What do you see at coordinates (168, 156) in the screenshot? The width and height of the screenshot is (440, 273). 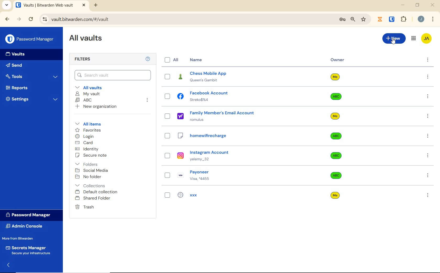 I see `checkbox` at bounding box center [168, 156].